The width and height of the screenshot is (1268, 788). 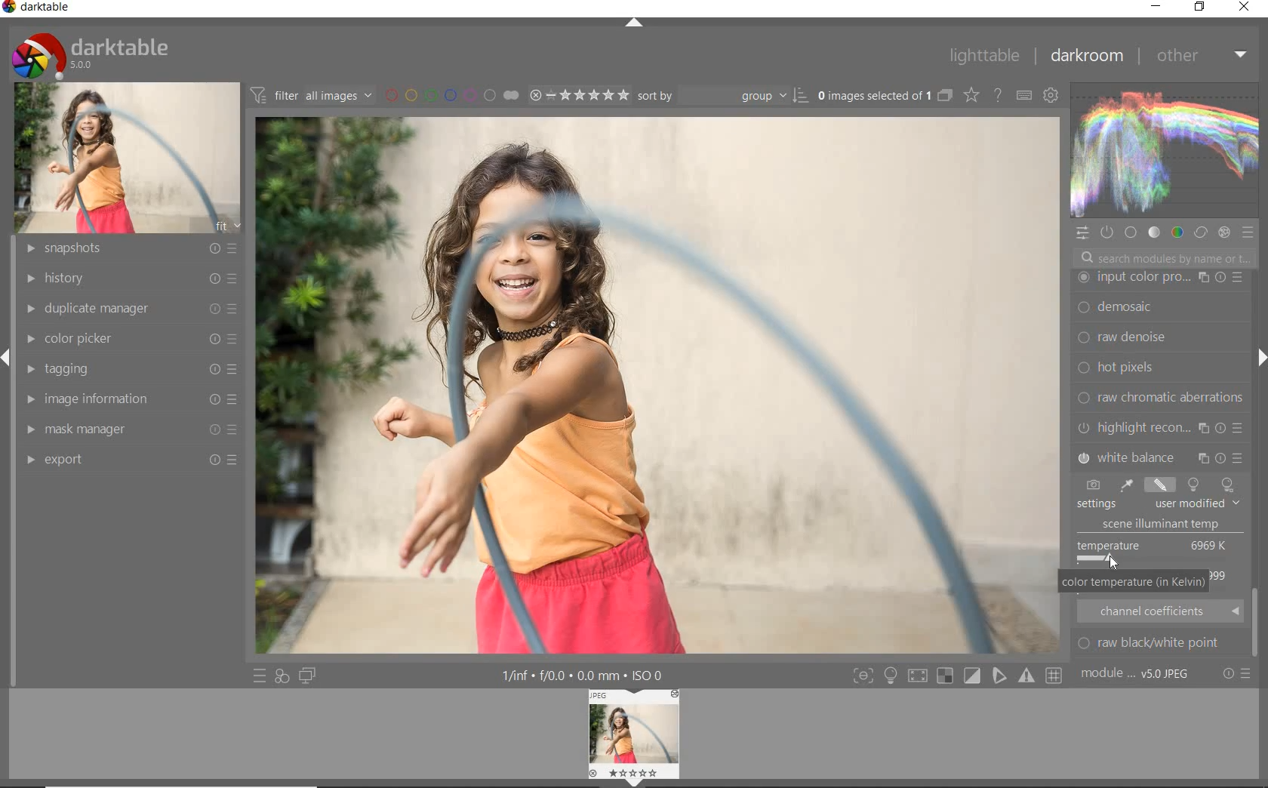 What do you see at coordinates (944, 97) in the screenshot?
I see `collapse grouped images` at bounding box center [944, 97].